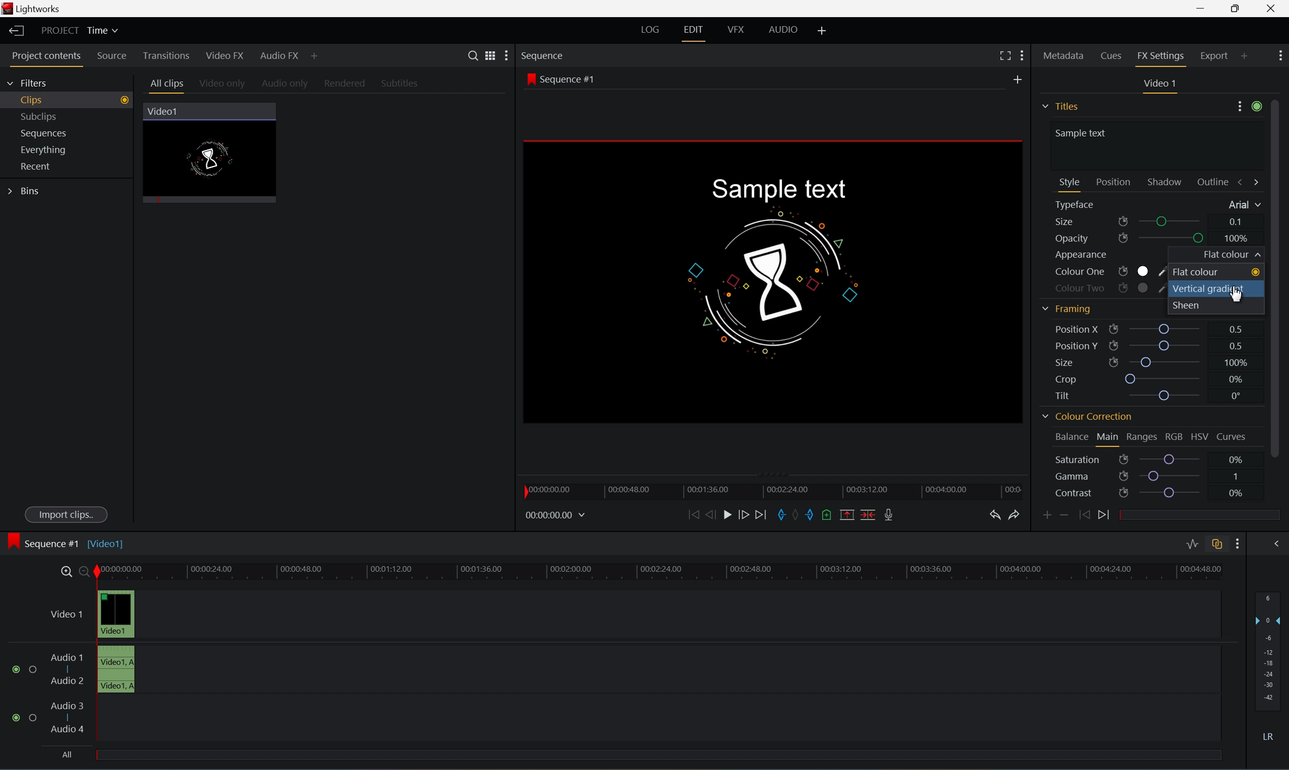 Image resolution: width=1289 pixels, height=770 pixels. Describe the element at coordinates (1242, 205) in the screenshot. I see `arial` at that location.